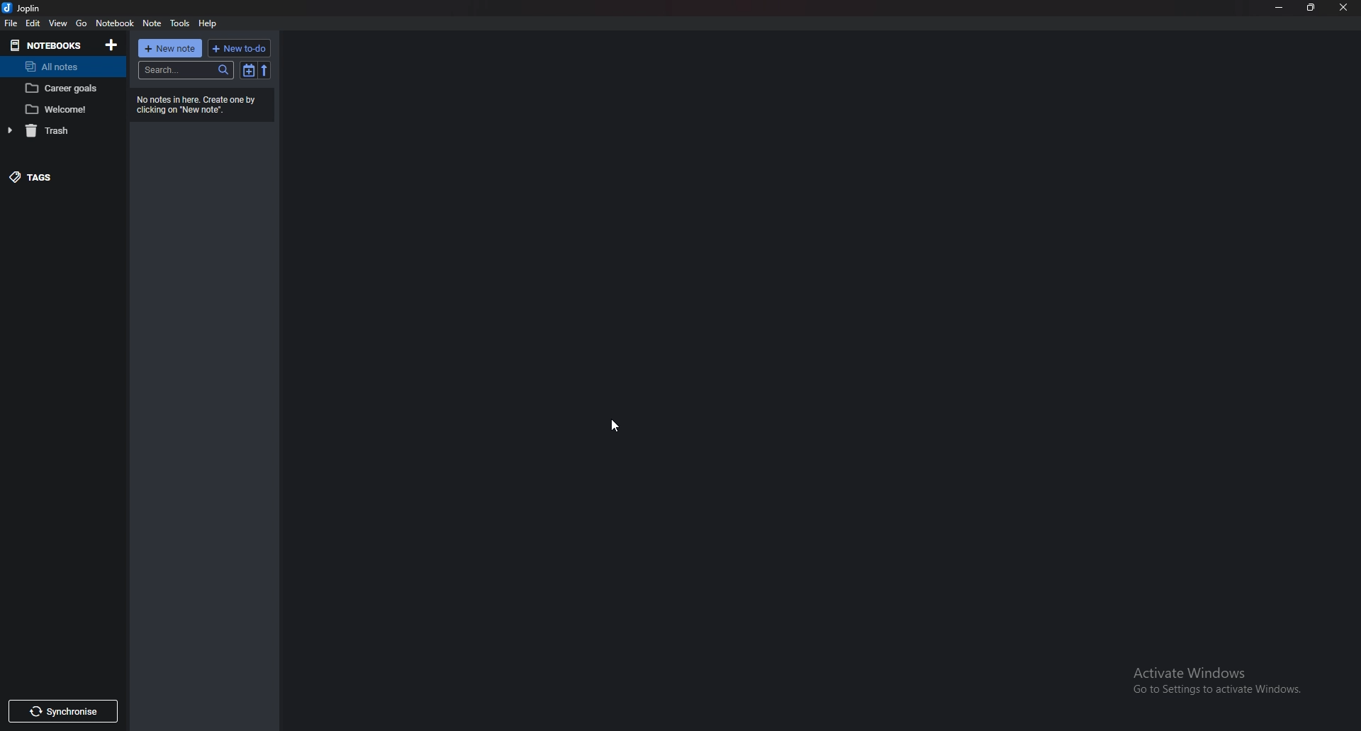 The image size is (1361, 731). What do you see at coordinates (152, 23) in the screenshot?
I see `note` at bounding box center [152, 23].